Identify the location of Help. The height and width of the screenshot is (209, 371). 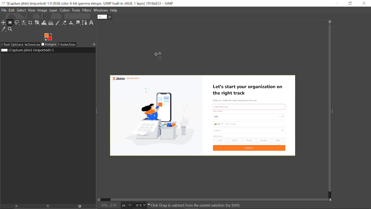
(114, 10).